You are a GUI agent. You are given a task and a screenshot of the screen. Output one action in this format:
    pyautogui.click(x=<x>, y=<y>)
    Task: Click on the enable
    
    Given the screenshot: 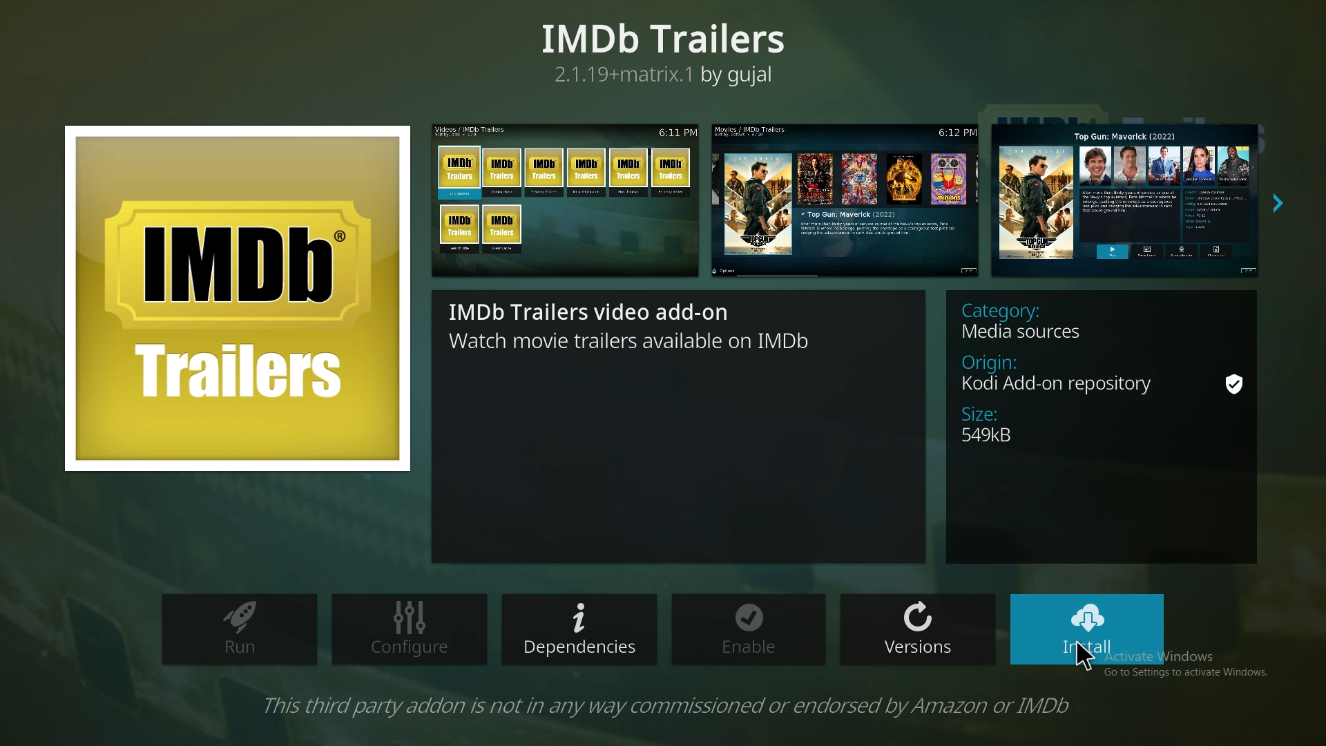 What is the action you would take?
    pyautogui.click(x=753, y=631)
    